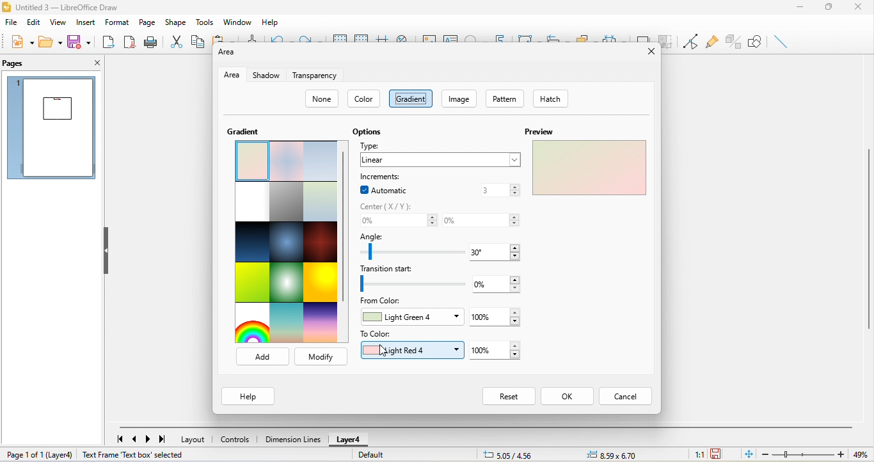  What do you see at coordinates (20, 65) in the screenshot?
I see `pages` at bounding box center [20, 65].